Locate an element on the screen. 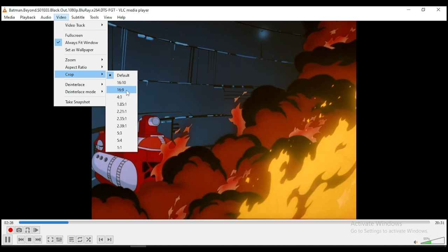  16.10 is located at coordinates (122, 83).